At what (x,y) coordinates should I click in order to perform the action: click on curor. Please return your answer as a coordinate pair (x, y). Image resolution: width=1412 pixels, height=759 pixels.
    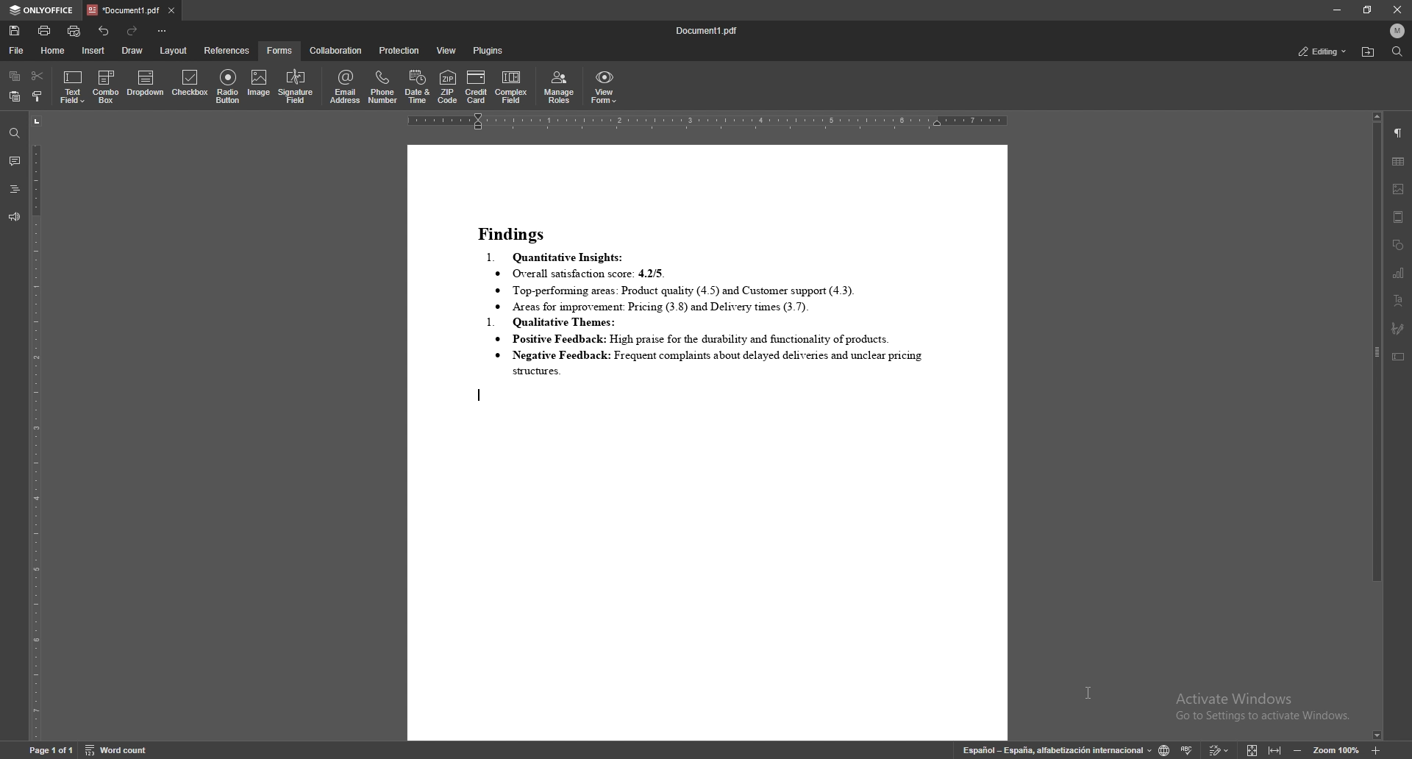
    Looking at the image, I should click on (1085, 696).